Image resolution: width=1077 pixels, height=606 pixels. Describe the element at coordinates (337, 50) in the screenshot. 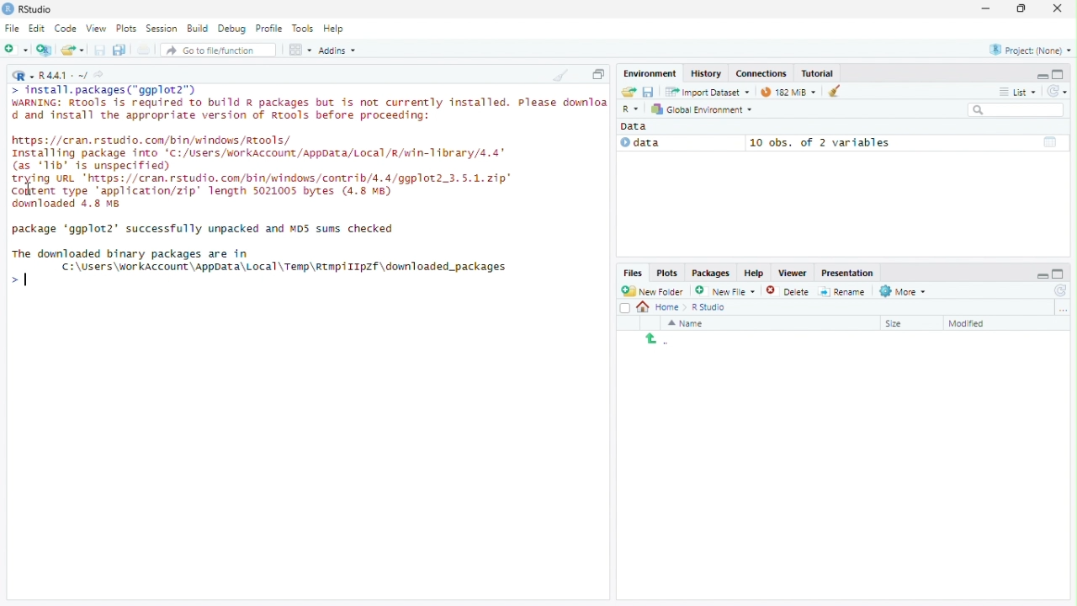

I see `Addins` at that location.